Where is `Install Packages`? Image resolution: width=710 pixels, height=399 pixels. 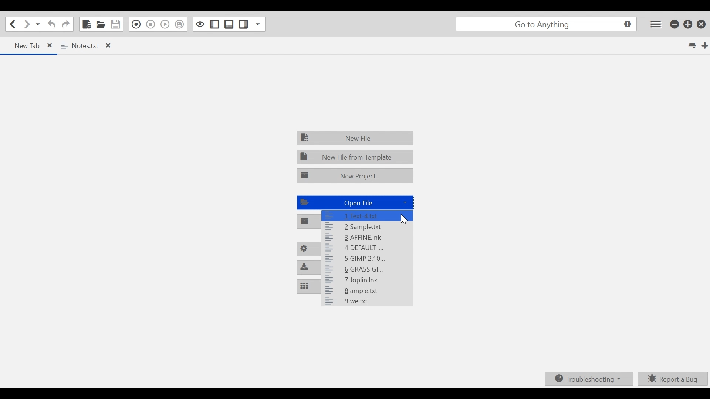
Install Packages is located at coordinates (310, 267).